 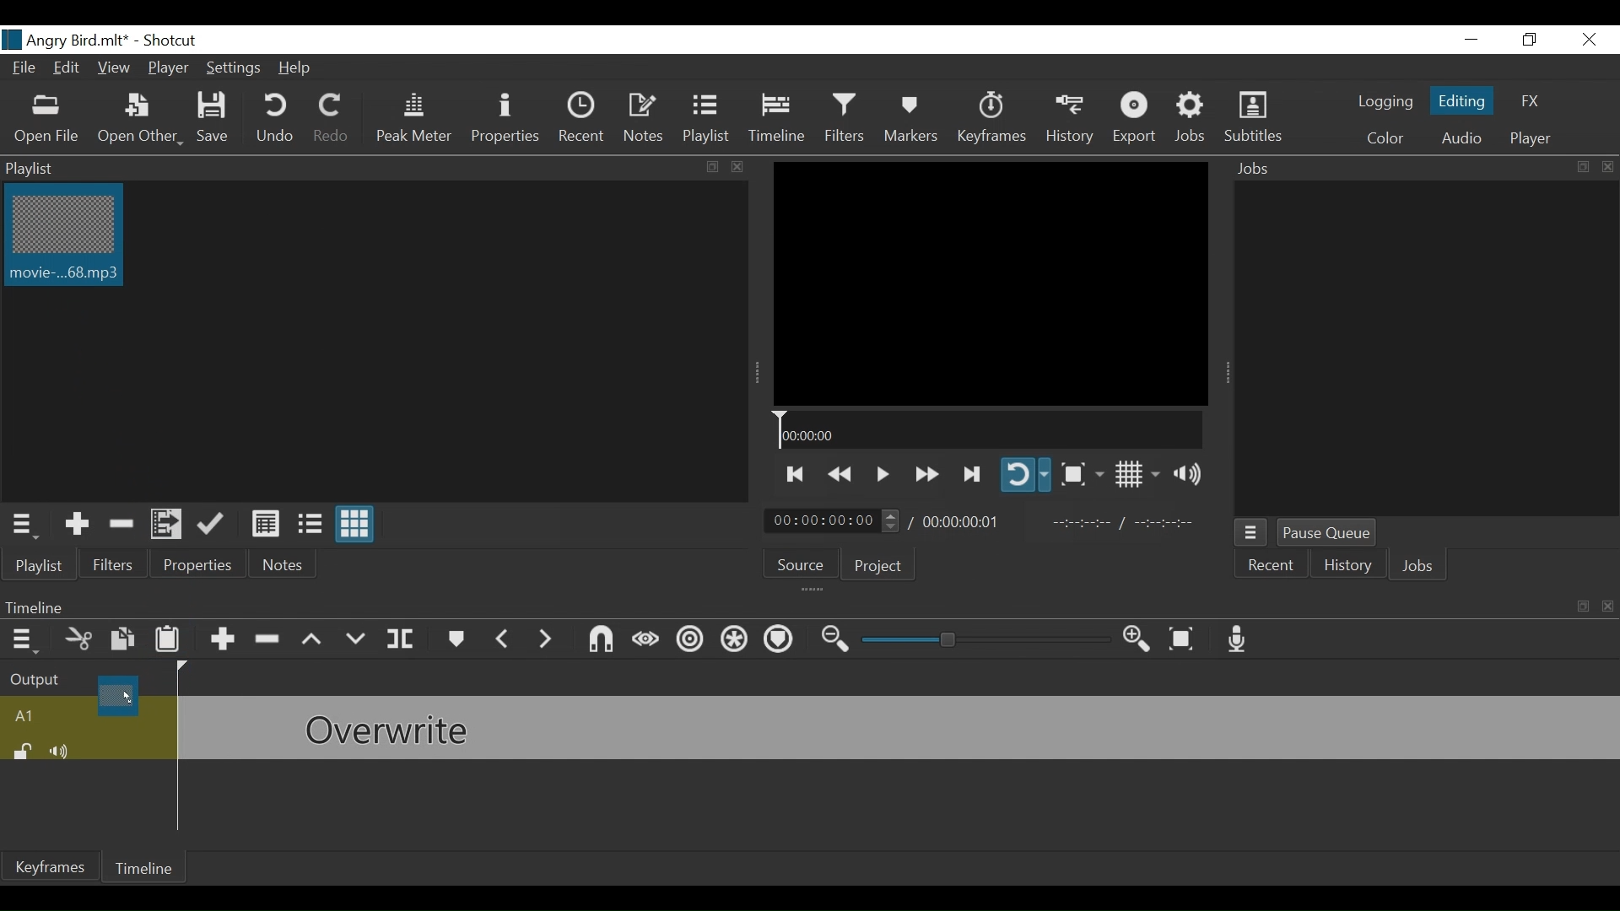 What do you see at coordinates (78, 525) in the screenshot?
I see `Add the Source to the playlist` at bounding box center [78, 525].